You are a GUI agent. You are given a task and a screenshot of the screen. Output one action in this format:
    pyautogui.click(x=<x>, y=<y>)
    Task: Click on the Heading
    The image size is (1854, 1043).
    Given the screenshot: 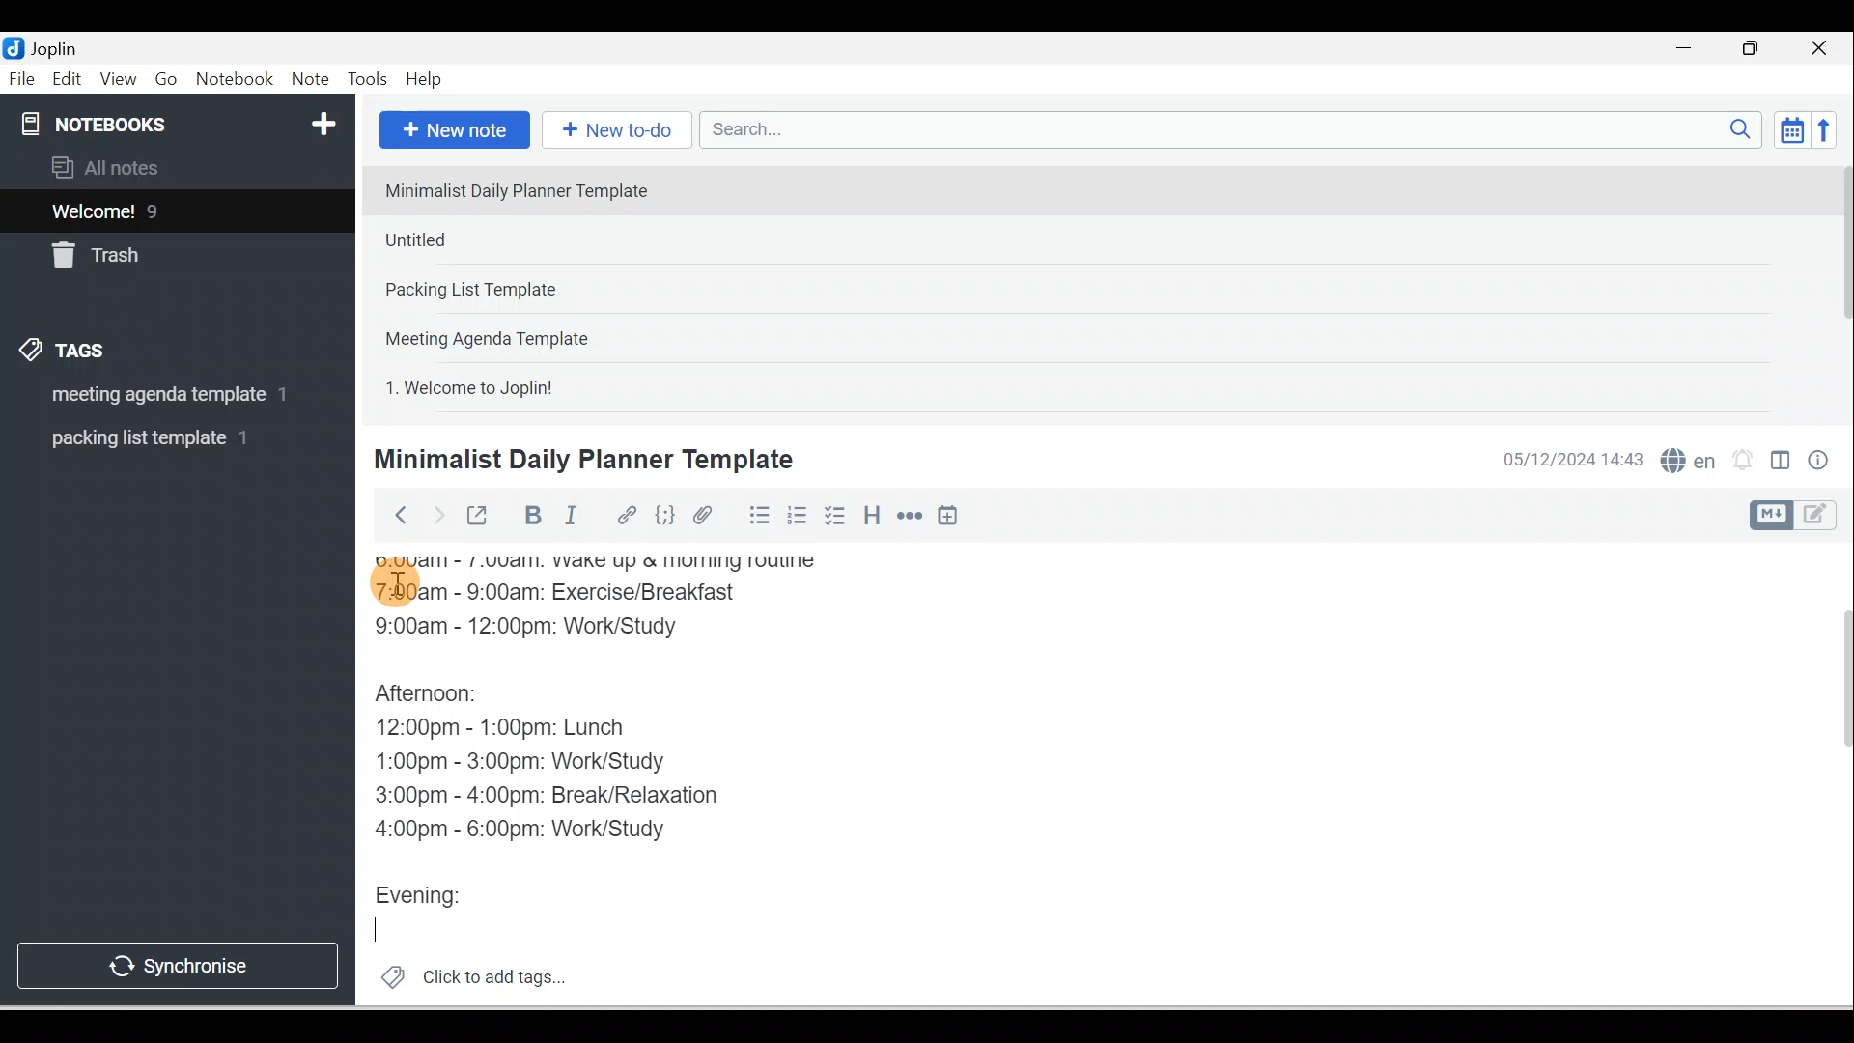 What is the action you would take?
    pyautogui.click(x=871, y=514)
    